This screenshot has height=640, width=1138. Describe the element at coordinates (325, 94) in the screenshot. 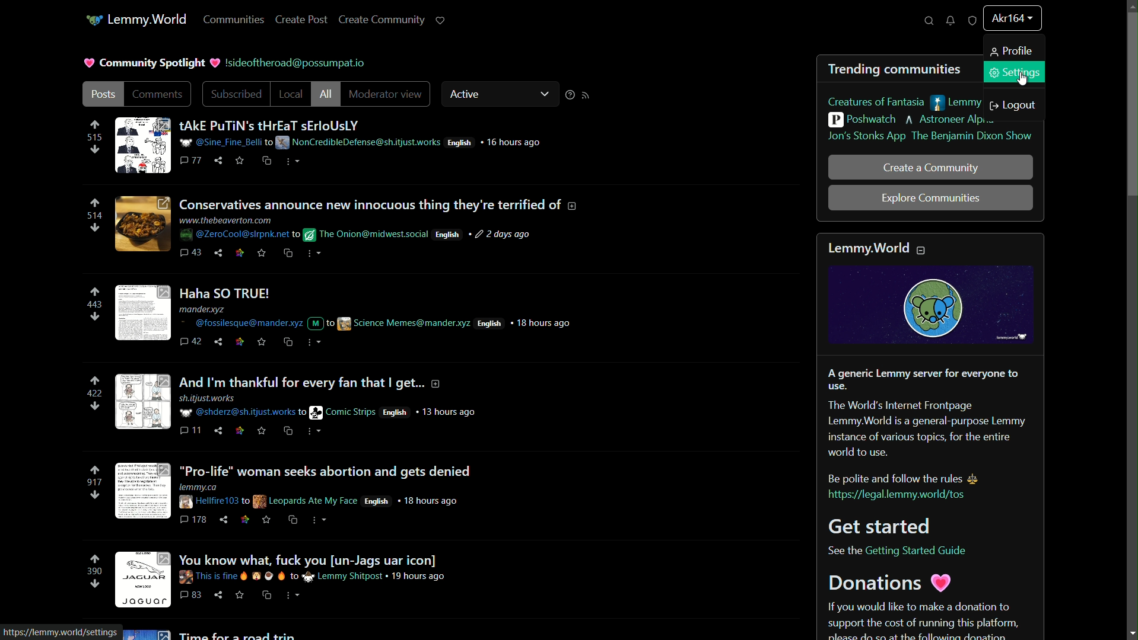

I see `all` at that location.